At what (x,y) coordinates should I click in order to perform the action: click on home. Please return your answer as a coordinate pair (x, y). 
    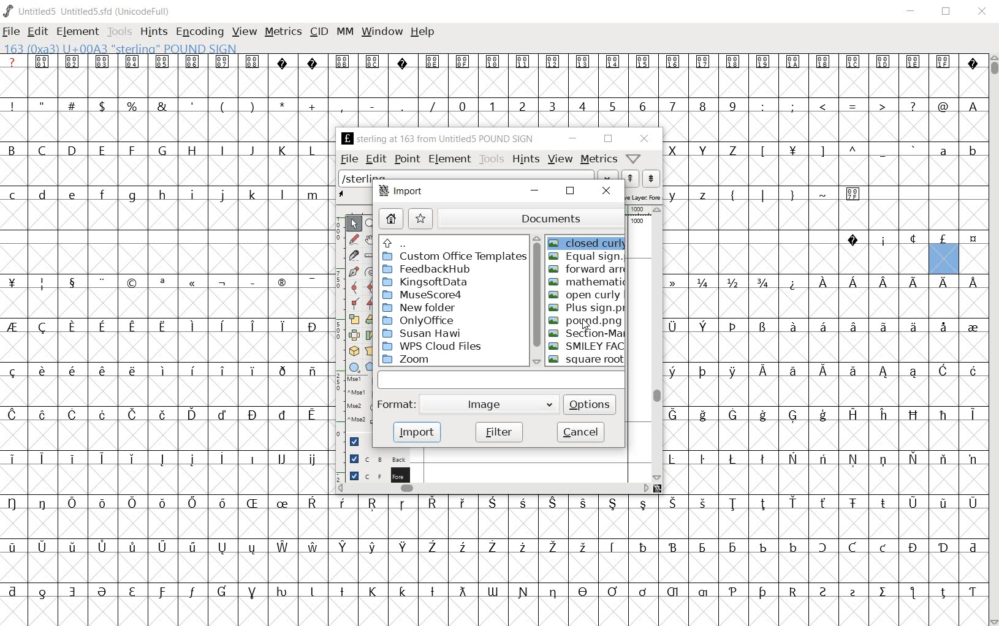
    Looking at the image, I should click on (394, 219).